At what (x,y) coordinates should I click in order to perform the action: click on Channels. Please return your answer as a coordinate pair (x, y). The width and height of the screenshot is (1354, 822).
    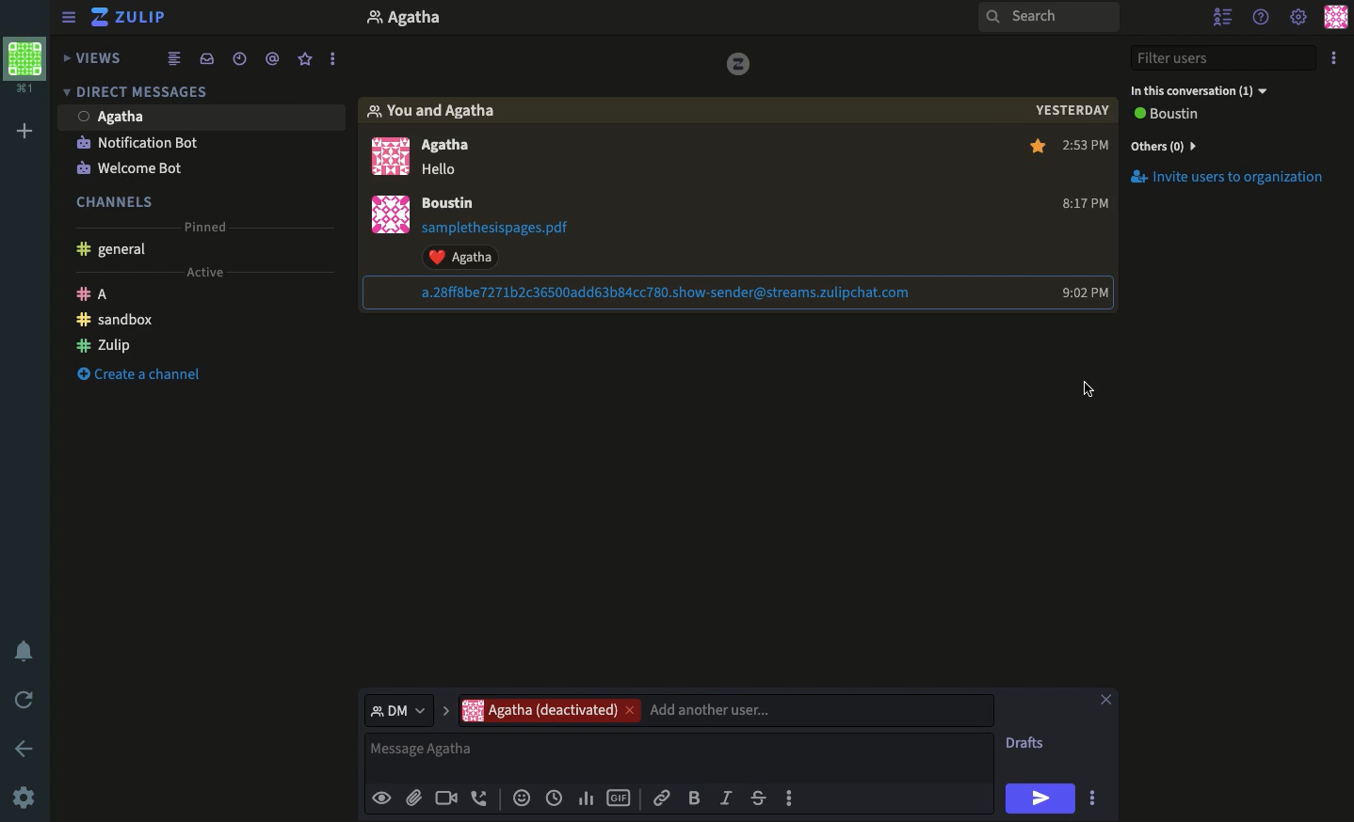
    Looking at the image, I should click on (117, 201).